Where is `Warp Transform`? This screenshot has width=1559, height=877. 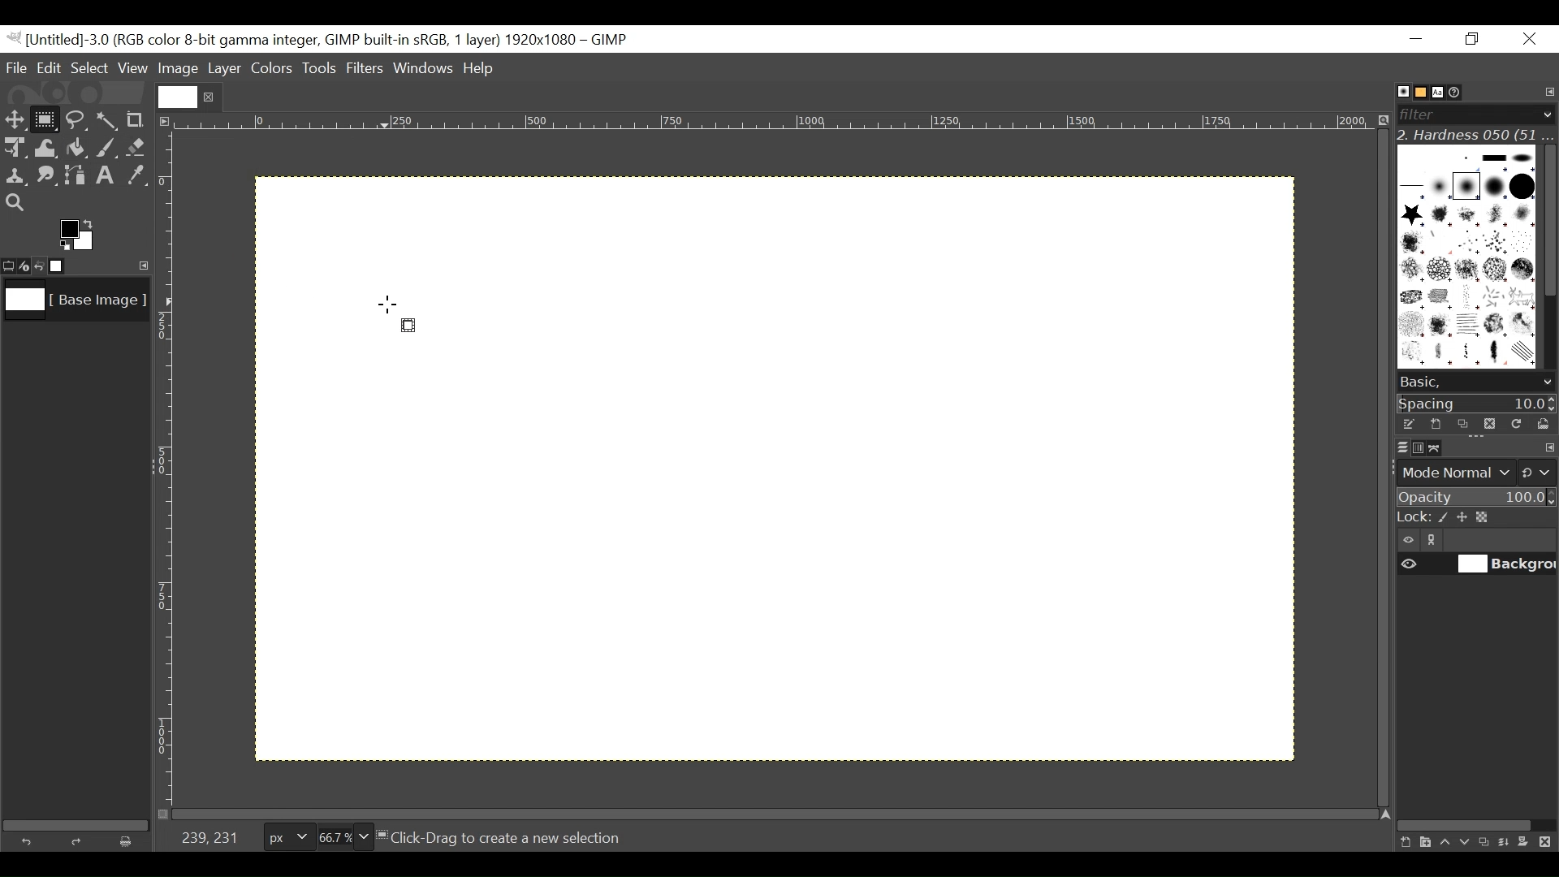
Warp Transform is located at coordinates (45, 149).